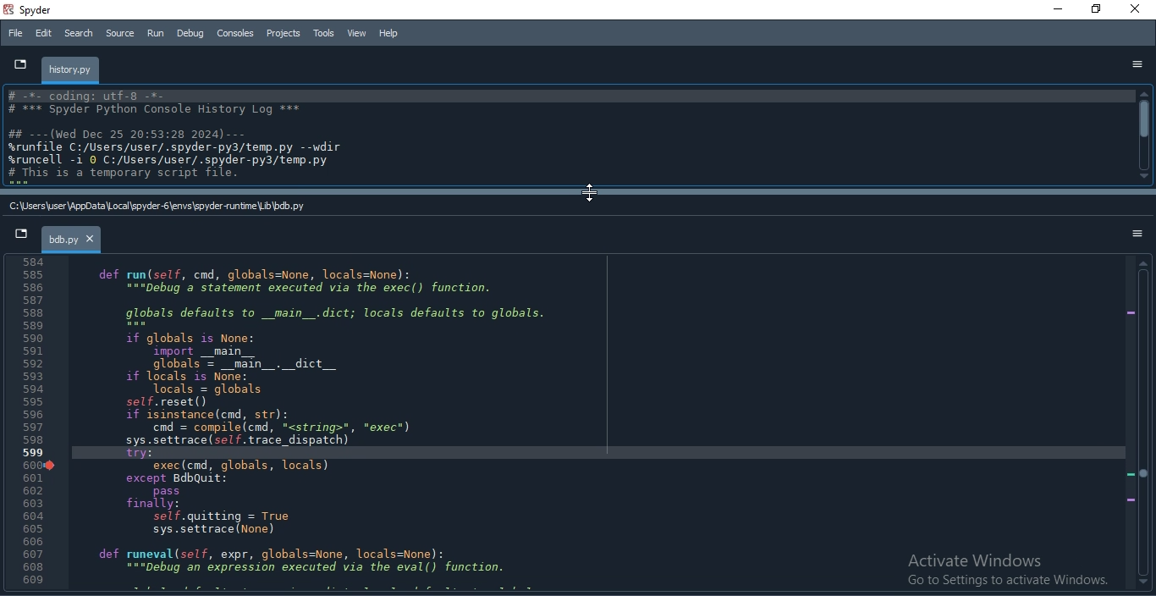 The image size is (1156, 596). I want to click on View, so click(355, 32).